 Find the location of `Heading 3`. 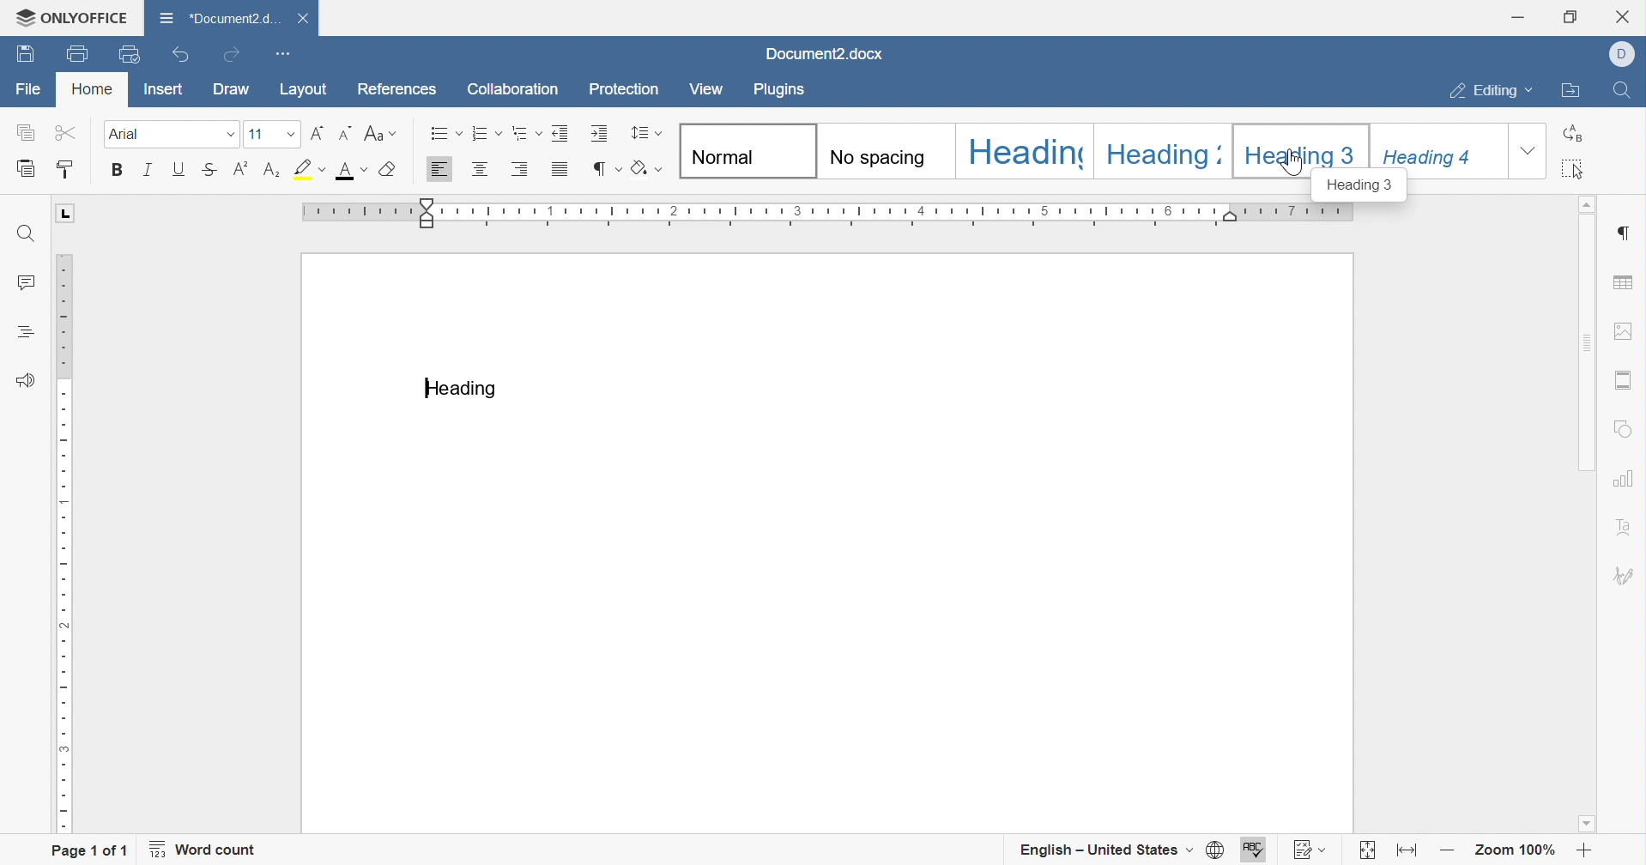

Heading 3 is located at coordinates (1364, 187).